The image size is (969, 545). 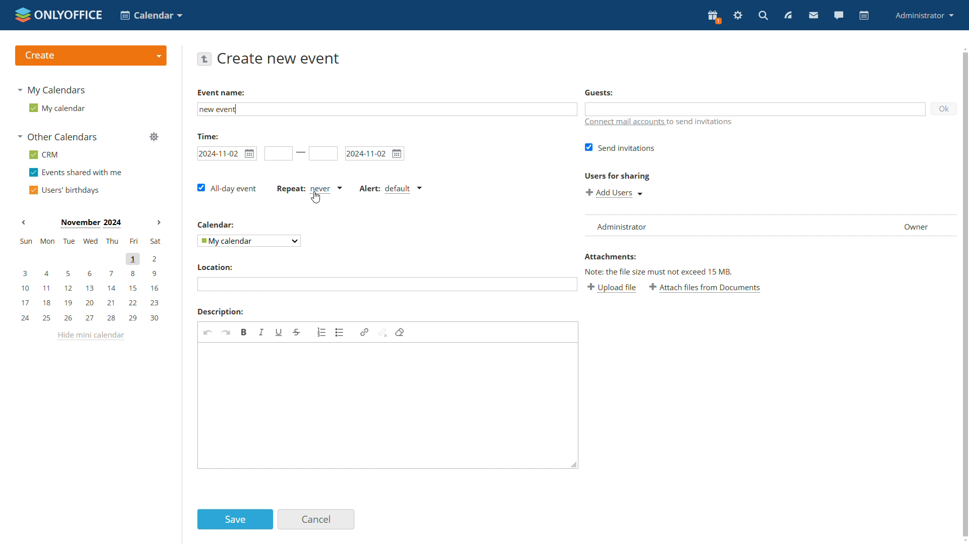 What do you see at coordinates (714, 17) in the screenshot?
I see `present` at bounding box center [714, 17].